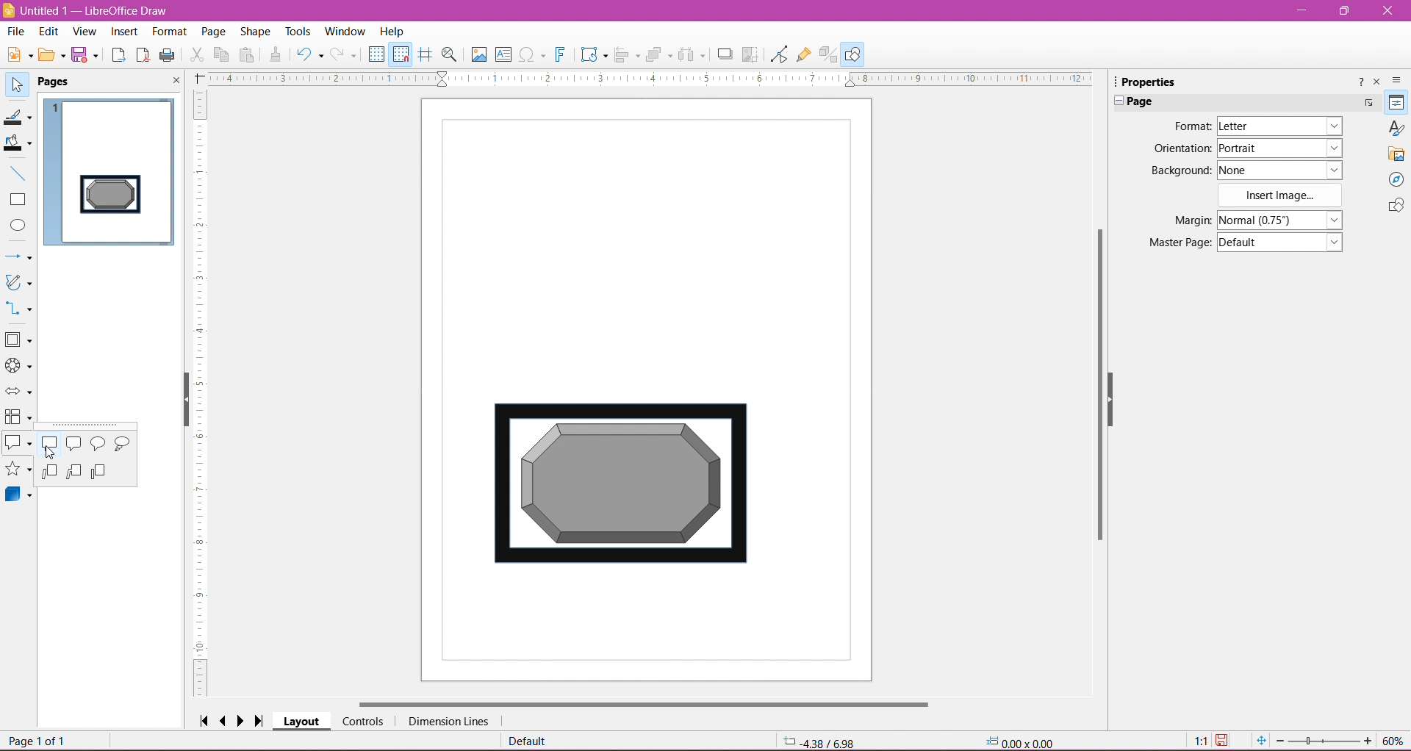 The width and height of the screenshot is (1411, 751). I want to click on Window, so click(348, 29).